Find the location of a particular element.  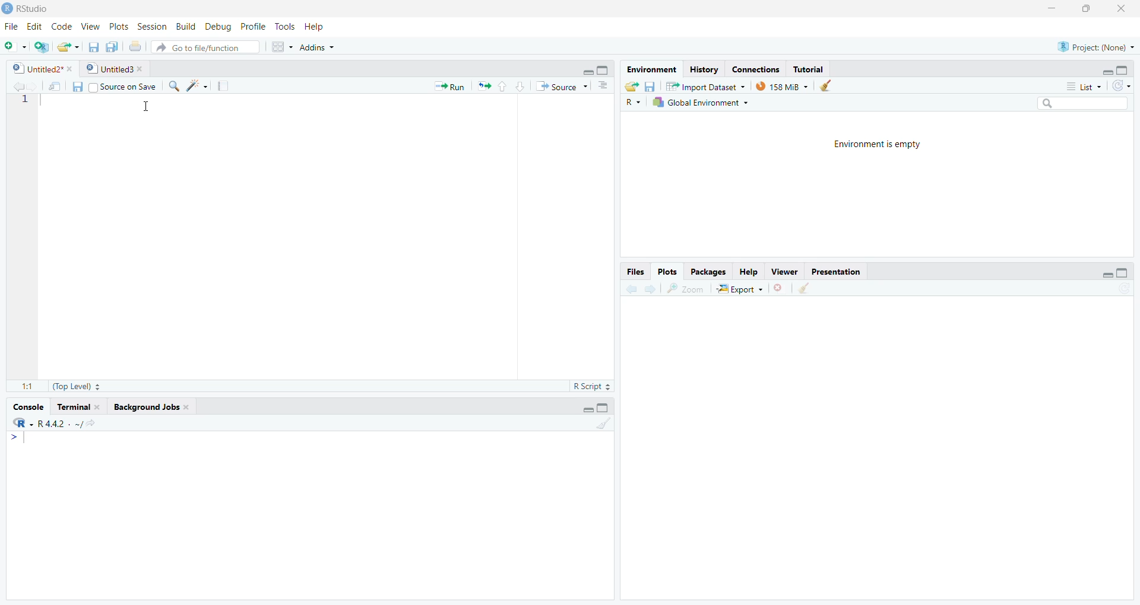

Console is located at coordinates (28, 406).